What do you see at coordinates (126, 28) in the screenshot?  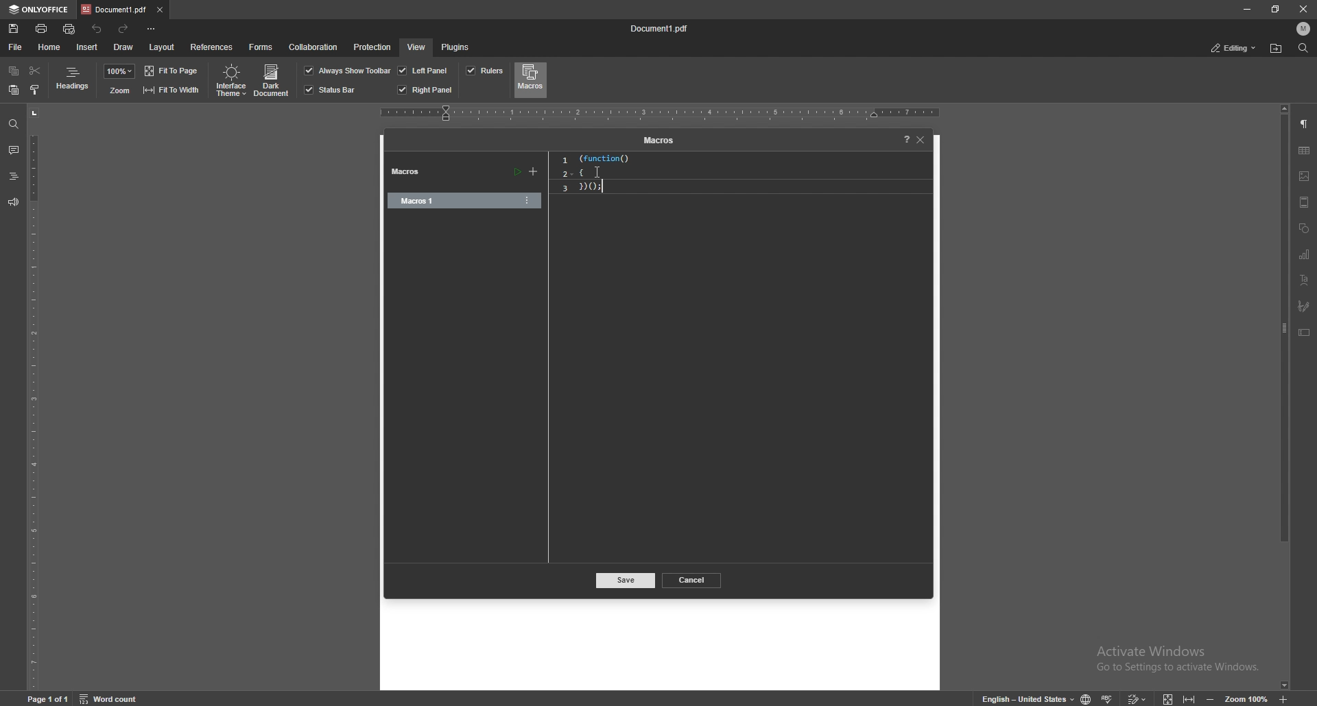 I see `redo` at bounding box center [126, 28].